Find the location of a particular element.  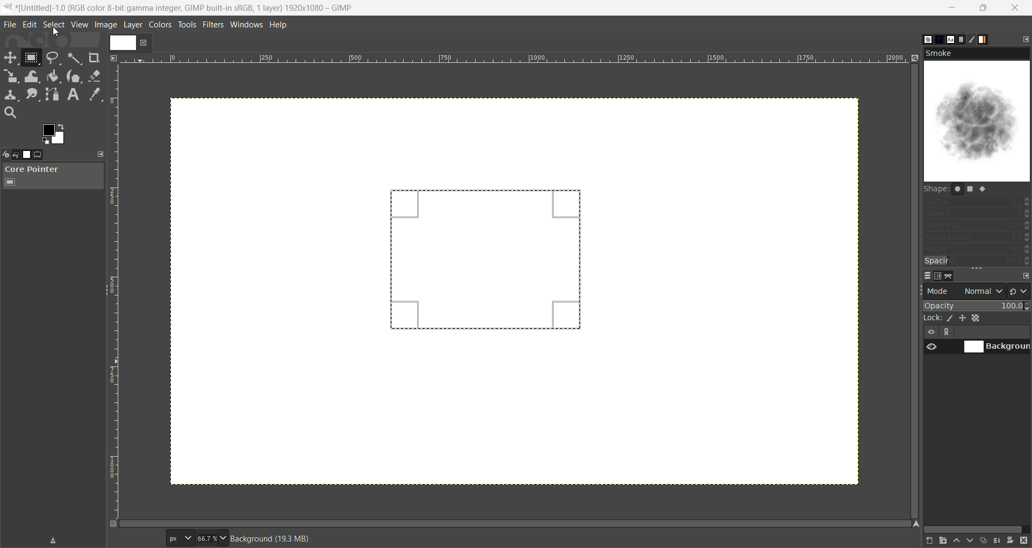

pattern is located at coordinates (937, 39).